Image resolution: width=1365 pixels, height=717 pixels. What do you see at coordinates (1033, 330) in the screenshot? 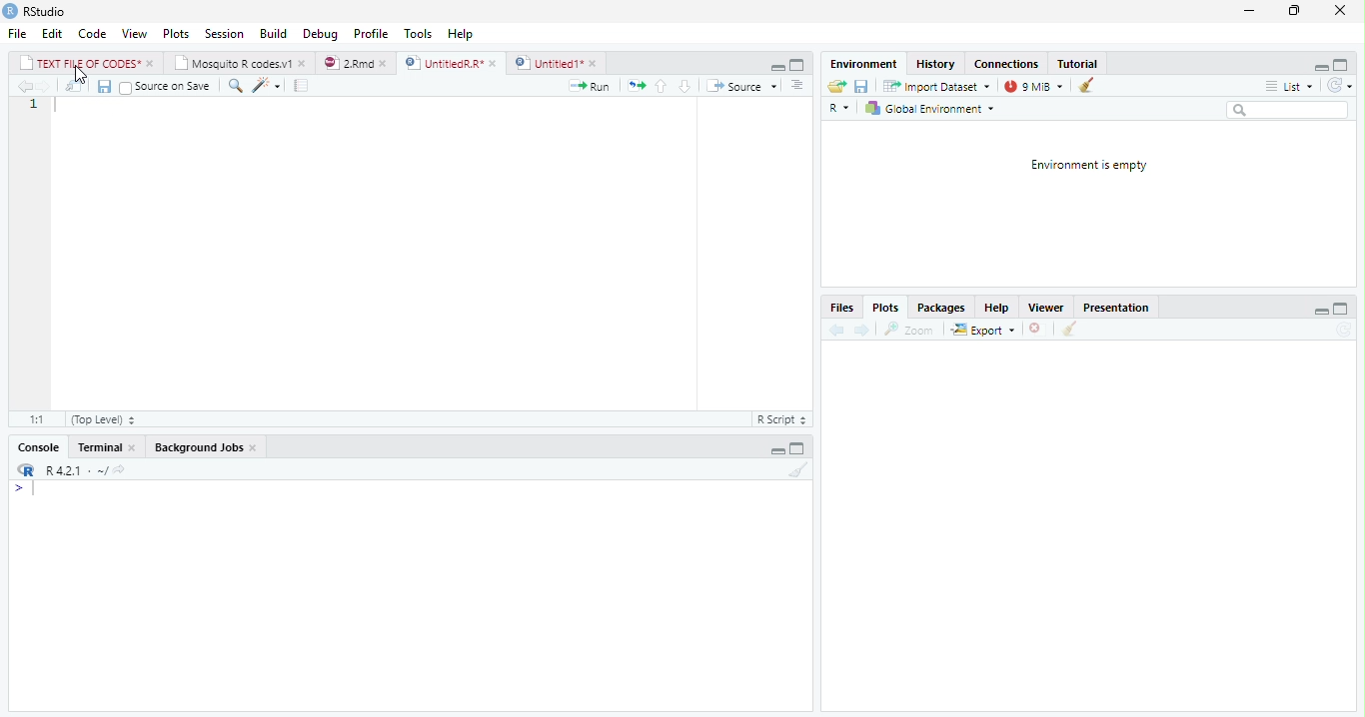
I see `clear current plot` at bounding box center [1033, 330].